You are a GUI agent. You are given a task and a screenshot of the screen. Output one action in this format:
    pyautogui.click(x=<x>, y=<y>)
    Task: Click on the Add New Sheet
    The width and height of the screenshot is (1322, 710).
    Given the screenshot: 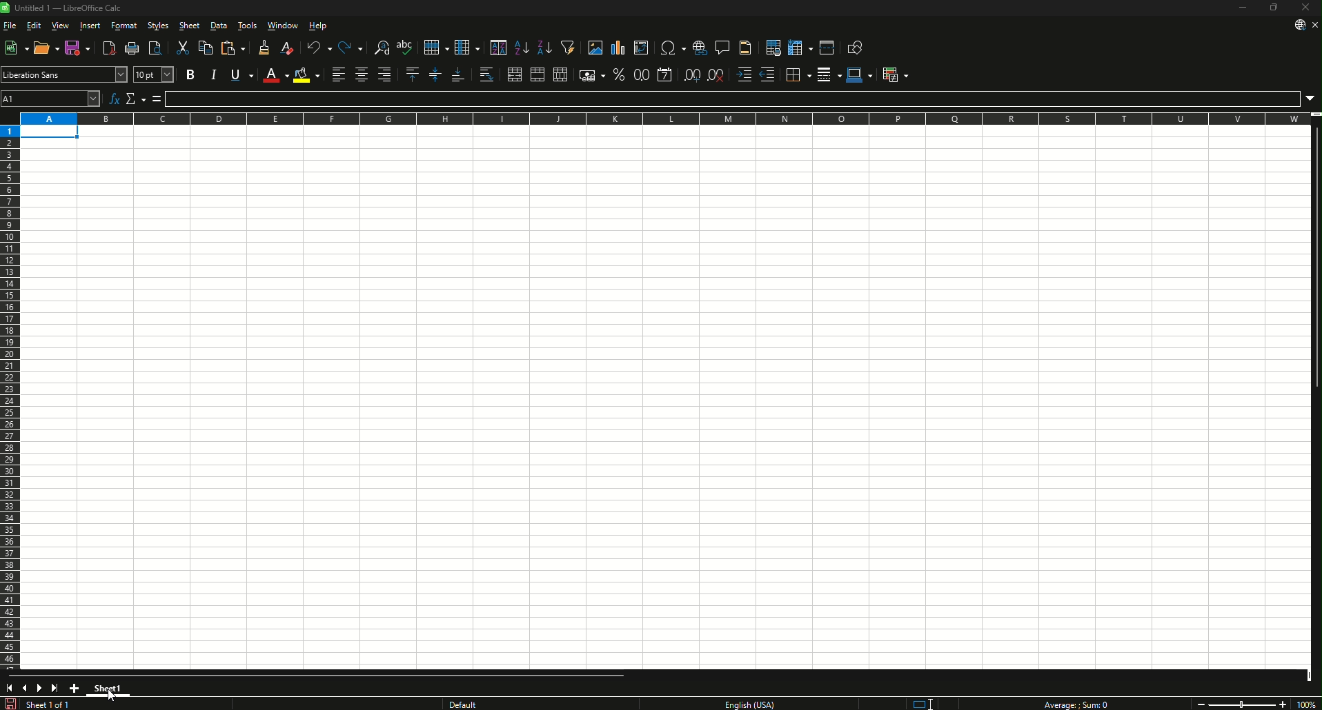 What is the action you would take?
    pyautogui.click(x=75, y=688)
    